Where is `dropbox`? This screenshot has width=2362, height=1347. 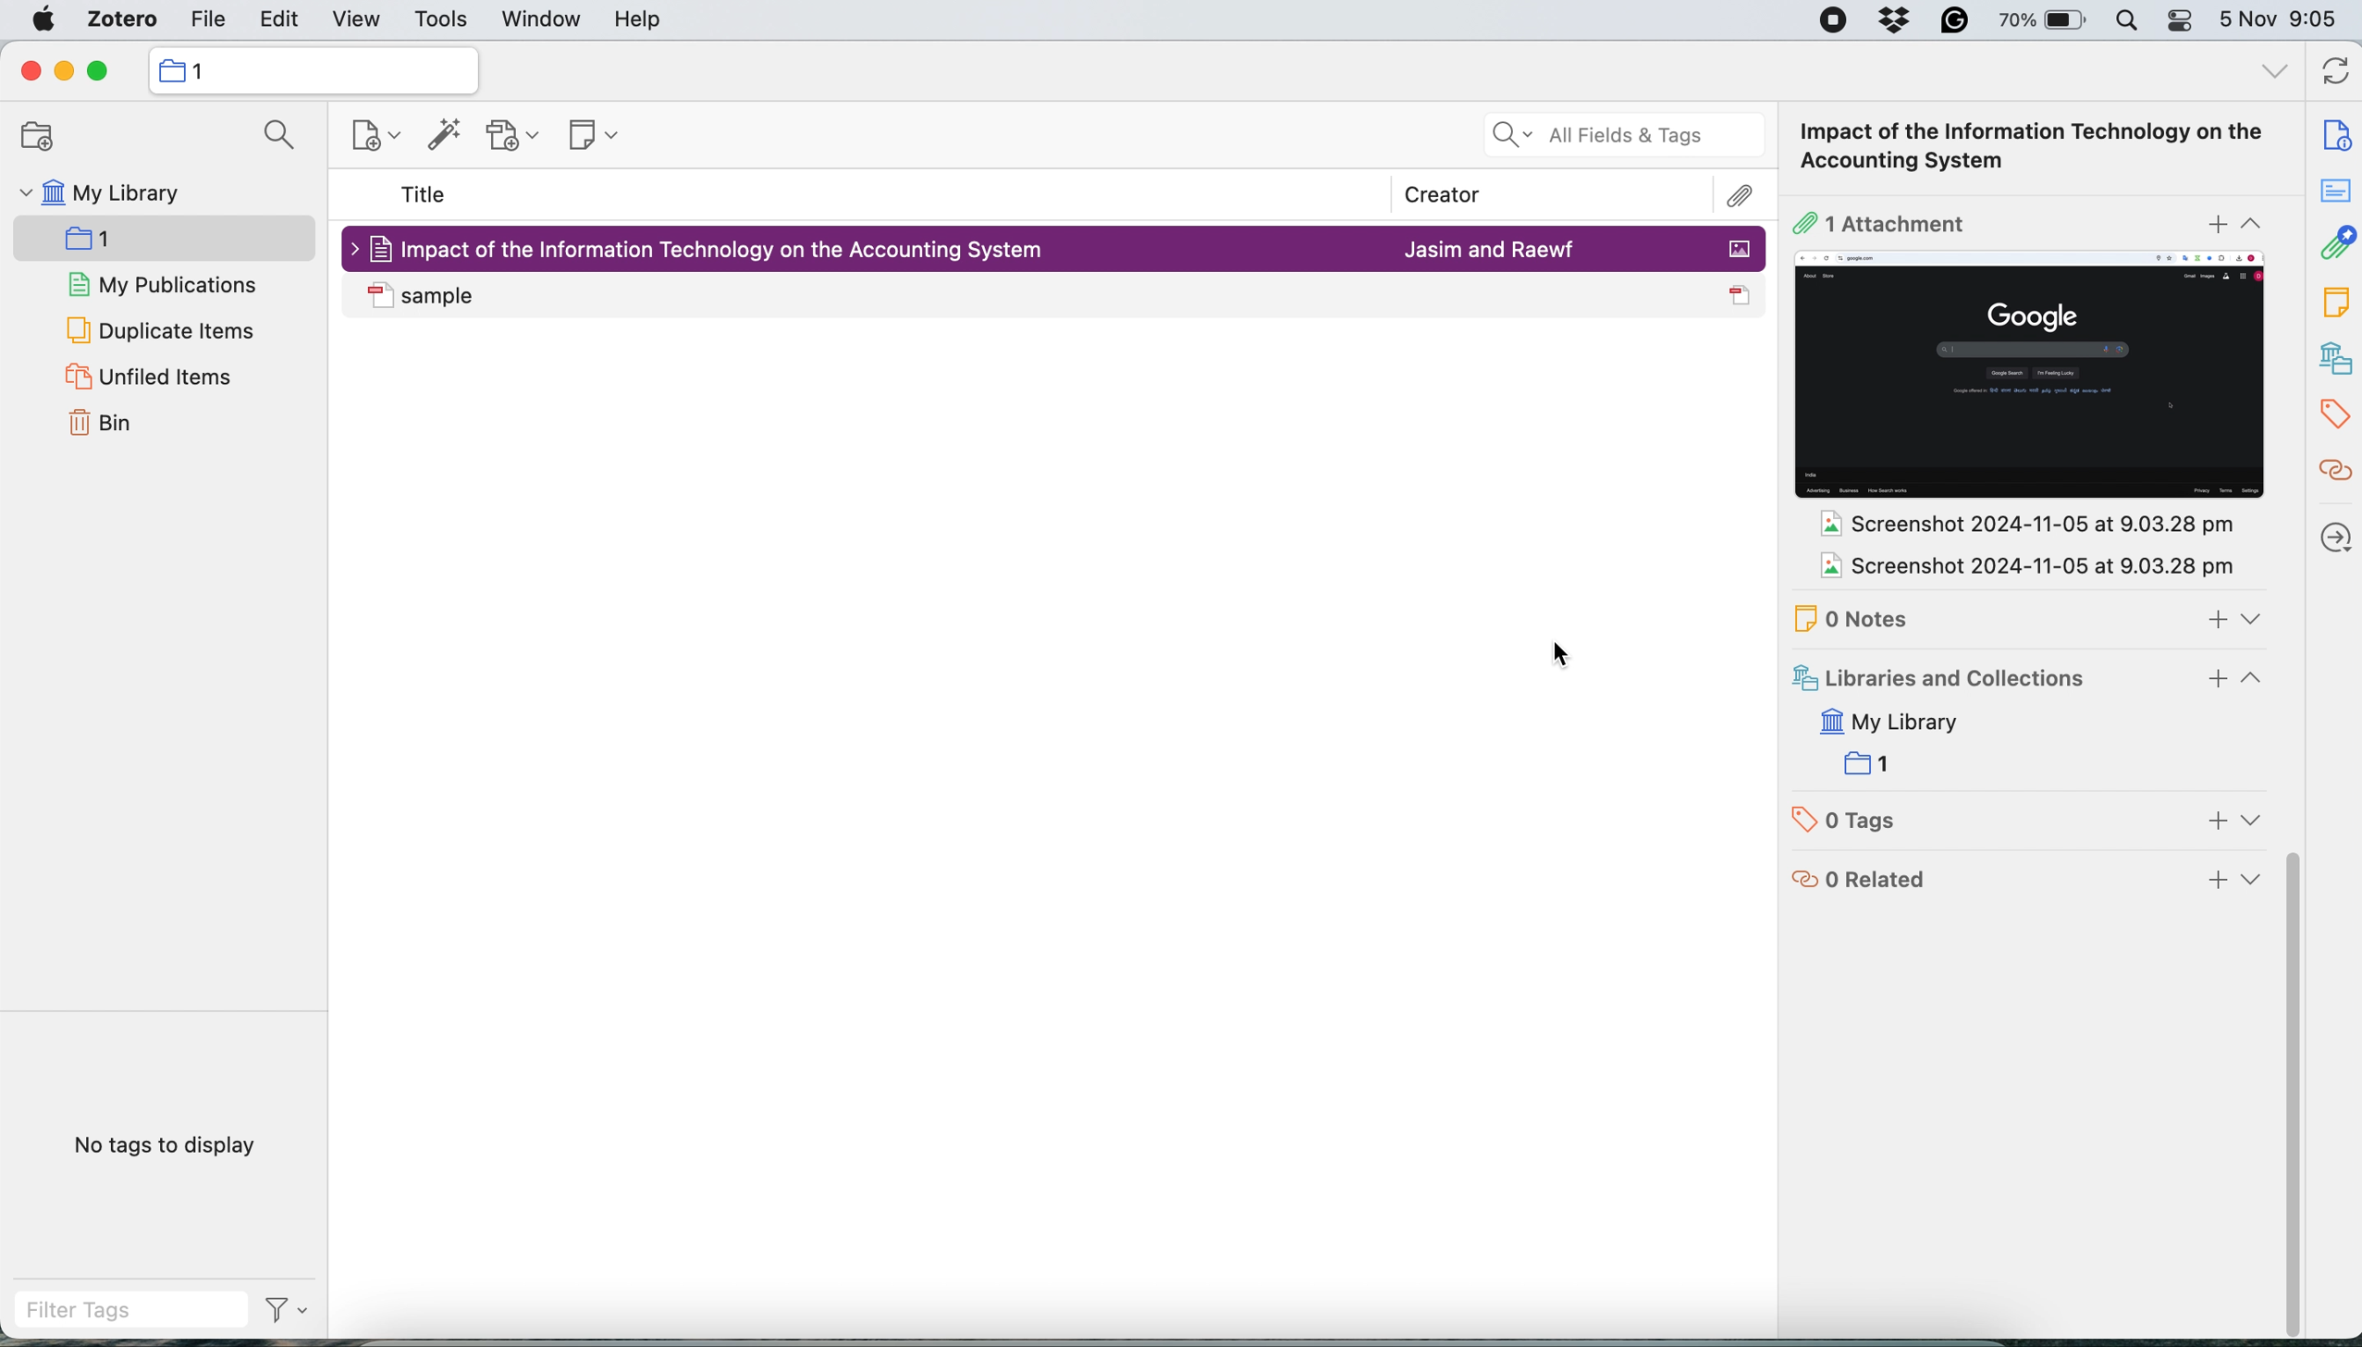
dropbox is located at coordinates (1898, 23).